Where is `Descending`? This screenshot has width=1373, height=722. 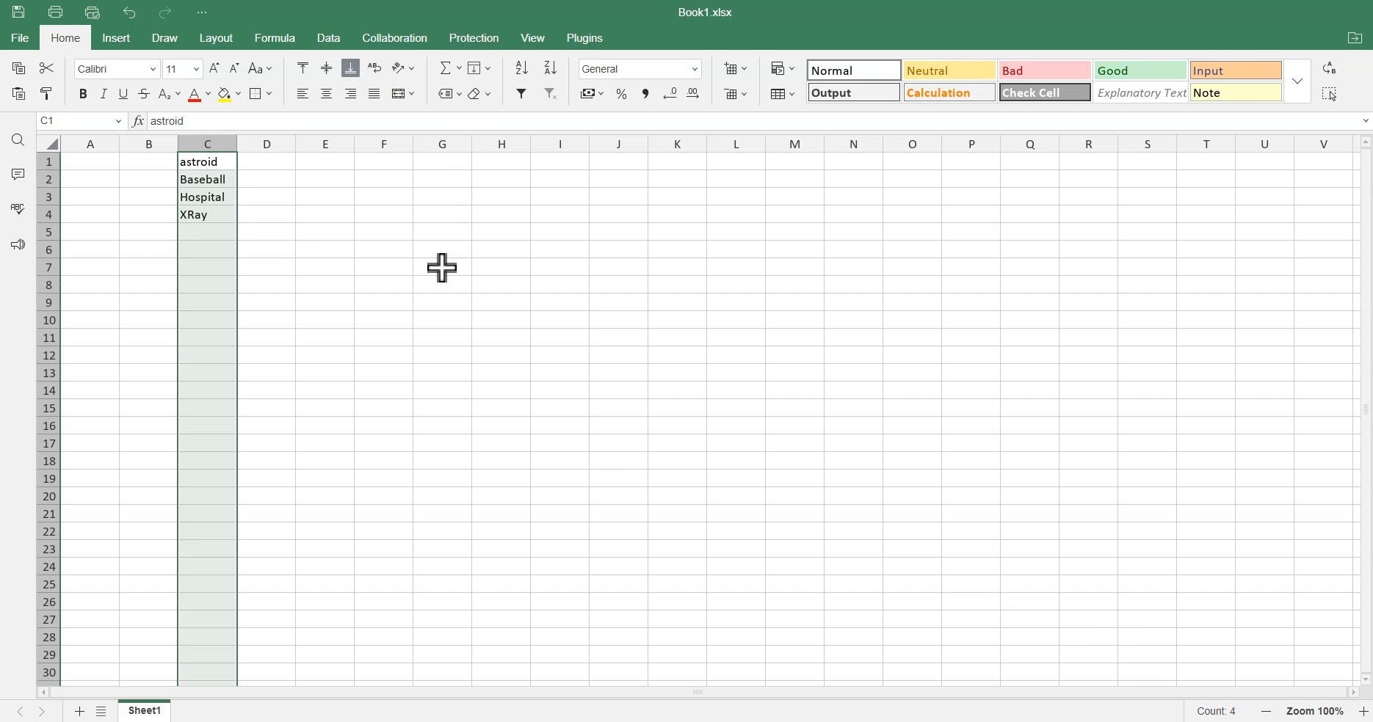 Descending is located at coordinates (551, 67).